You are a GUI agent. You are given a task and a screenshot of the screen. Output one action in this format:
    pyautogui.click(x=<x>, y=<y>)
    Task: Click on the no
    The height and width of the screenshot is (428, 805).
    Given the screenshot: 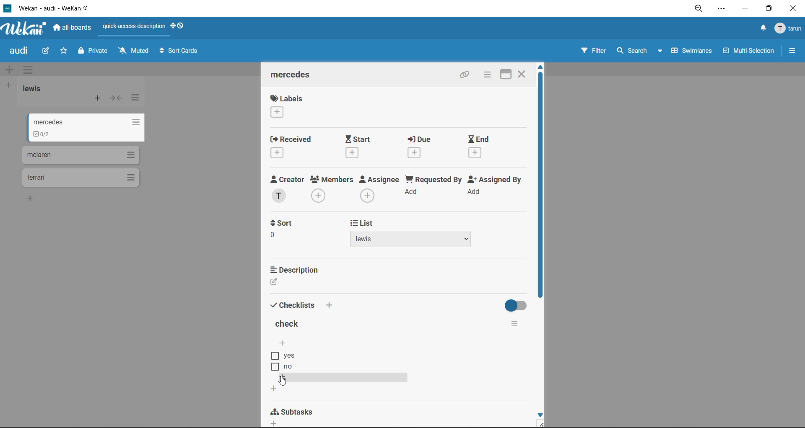 What is the action you would take?
    pyautogui.click(x=296, y=367)
    